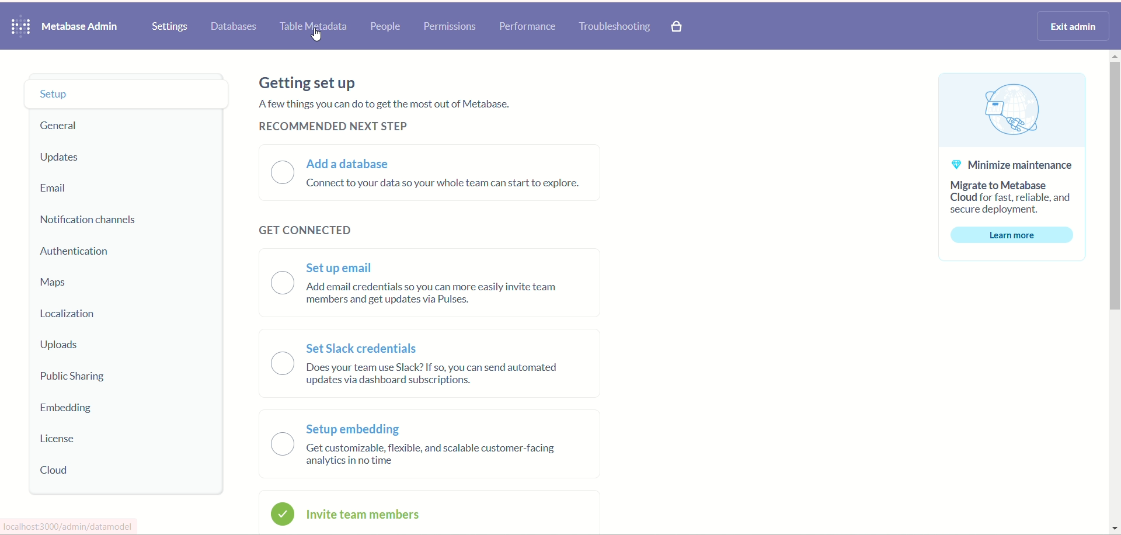  Describe the element at coordinates (283, 283) in the screenshot. I see `toggle button` at that location.